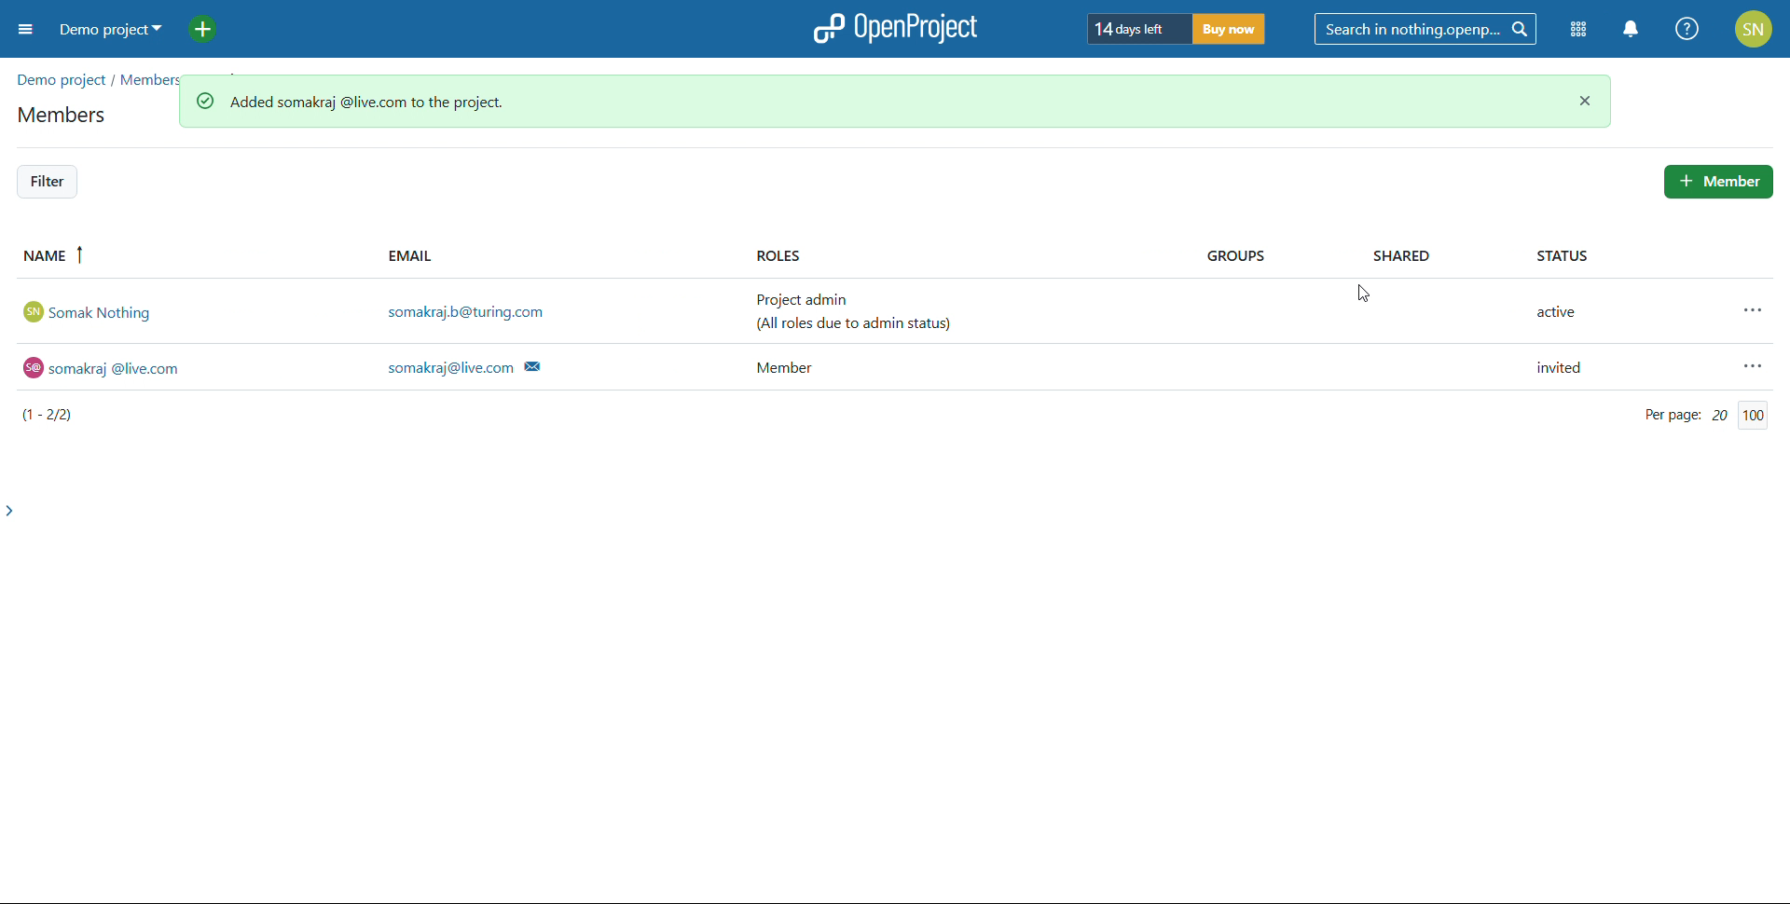 The image size is (1790, 904). Describe the element at coordinates (1550, 312) in the screenshot. I see `active` at that location.